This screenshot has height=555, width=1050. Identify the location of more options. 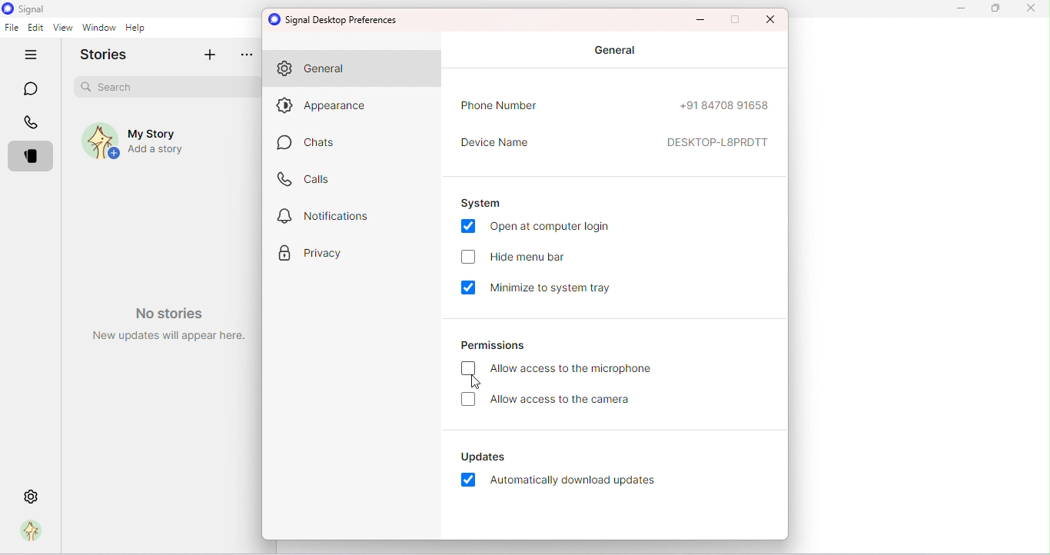
(249, 54).